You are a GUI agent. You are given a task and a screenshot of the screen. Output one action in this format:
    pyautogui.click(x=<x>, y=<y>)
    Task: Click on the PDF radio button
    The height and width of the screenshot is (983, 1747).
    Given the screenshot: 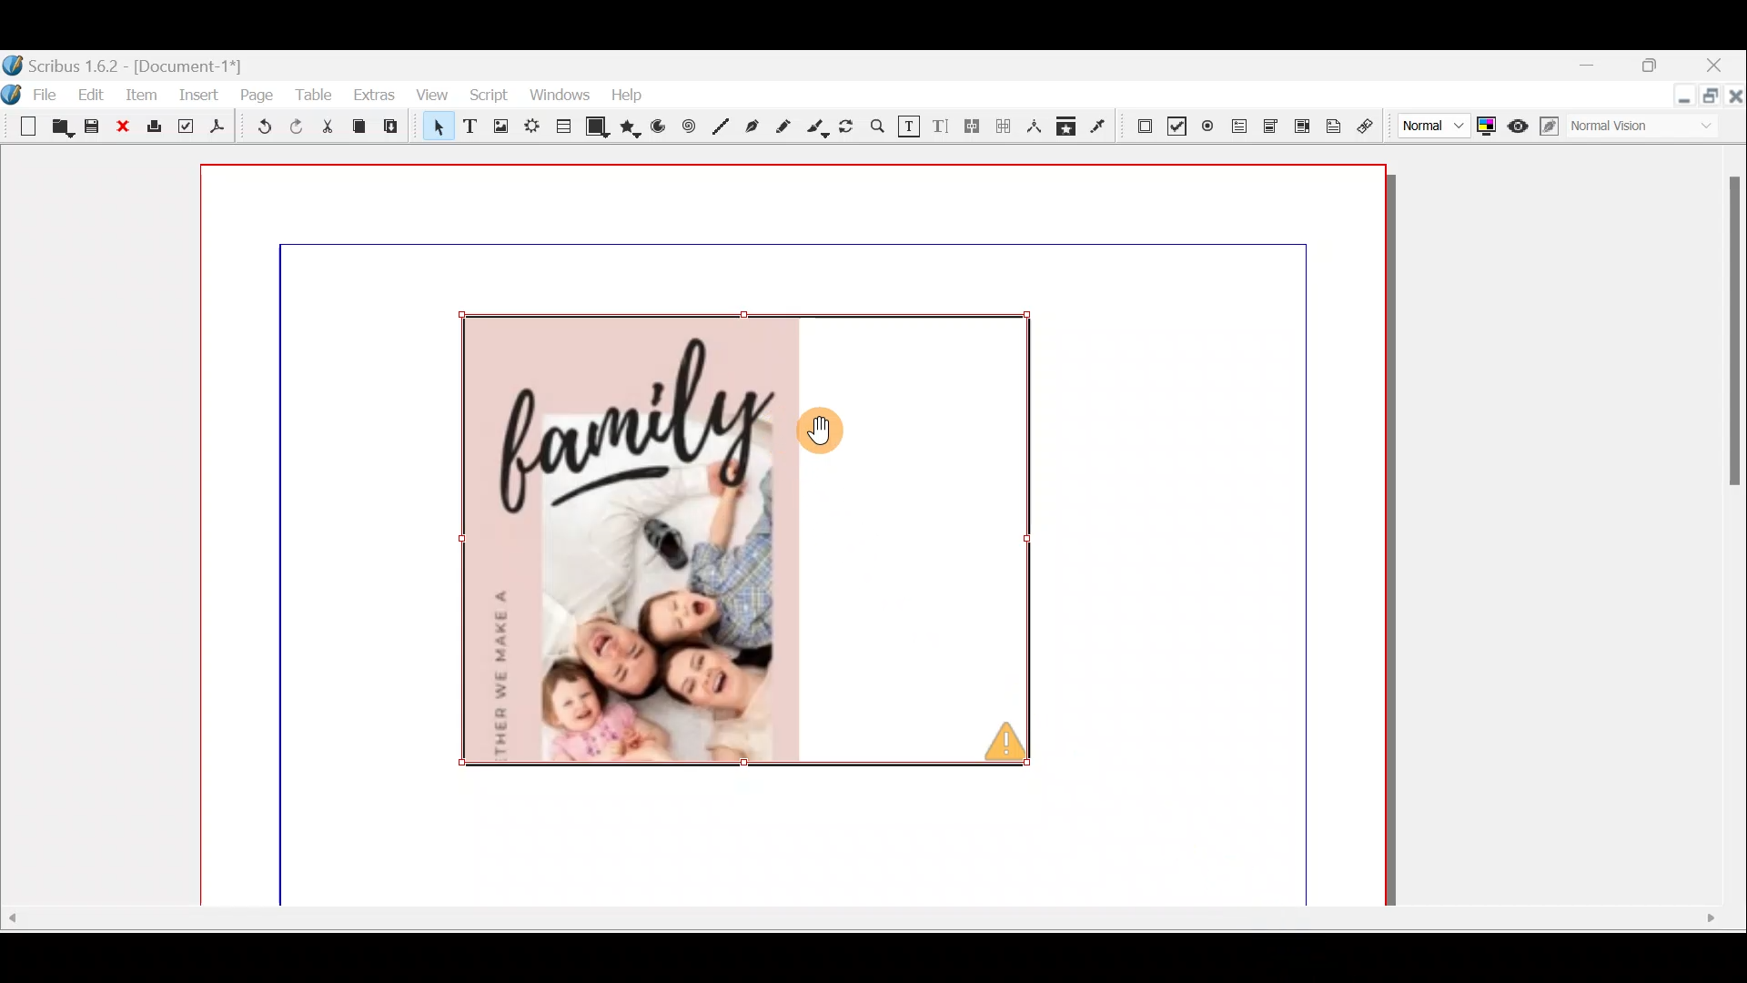 What is the action you would take?
    pyautogui.click(x=1210, y=127)
    